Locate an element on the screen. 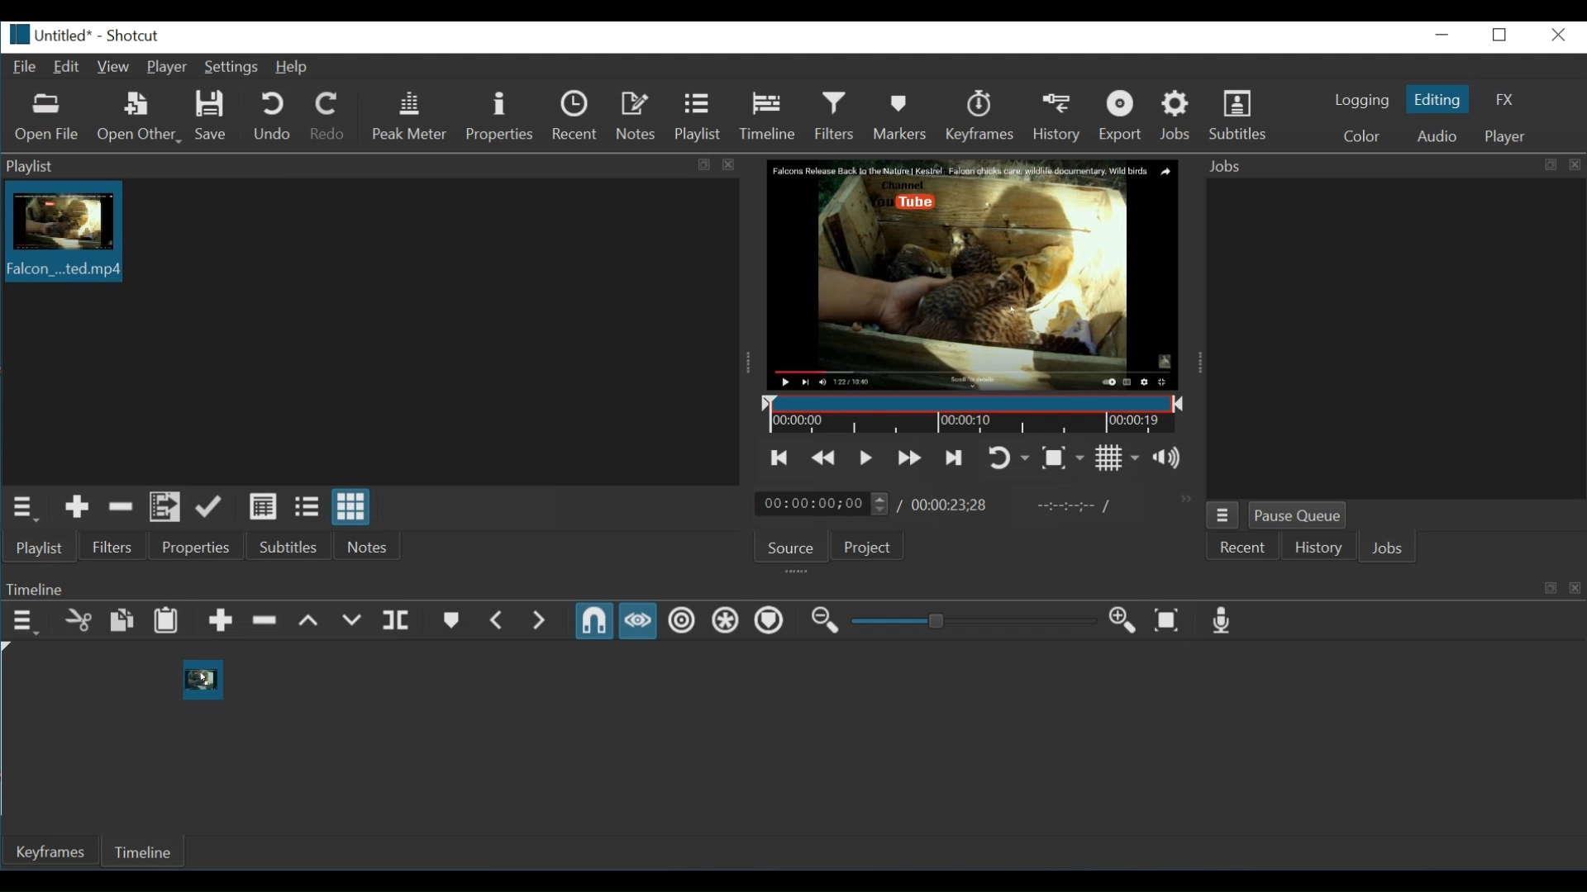  Open File is located at coordinates (47, 120).